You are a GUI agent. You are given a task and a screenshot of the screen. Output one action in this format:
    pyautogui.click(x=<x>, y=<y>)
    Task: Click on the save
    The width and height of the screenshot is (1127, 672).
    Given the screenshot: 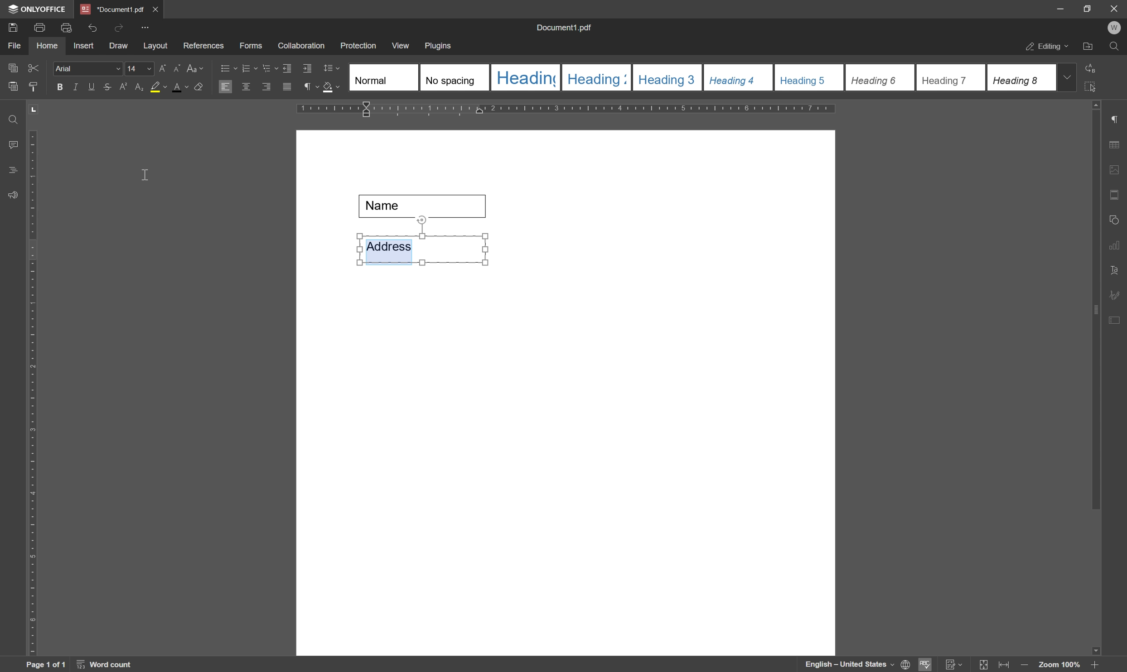 What is the action you would take?
    pyautogui.click(x=12, y=27)
    